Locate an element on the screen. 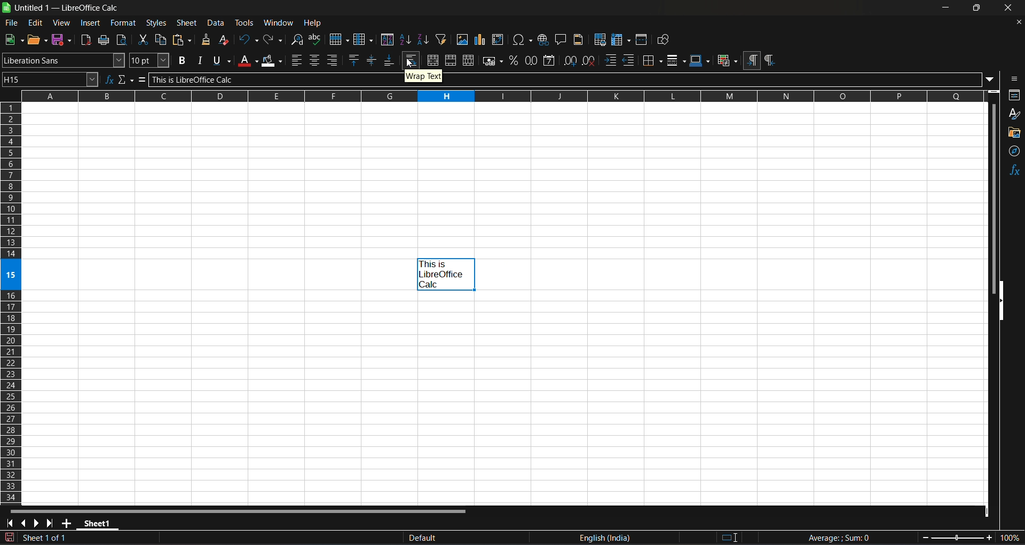  formula is located at coordinates (838, 537).